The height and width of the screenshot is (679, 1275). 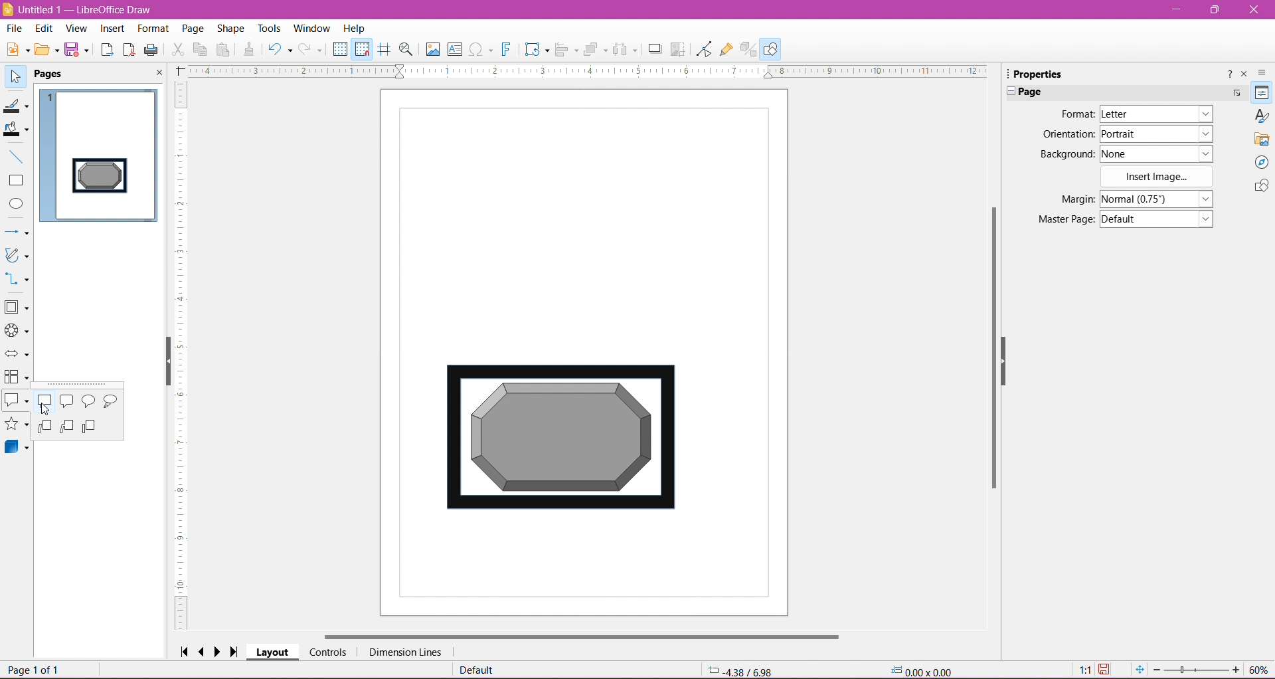 I want to click on Zoom Out, so click(x=1156, y=669).